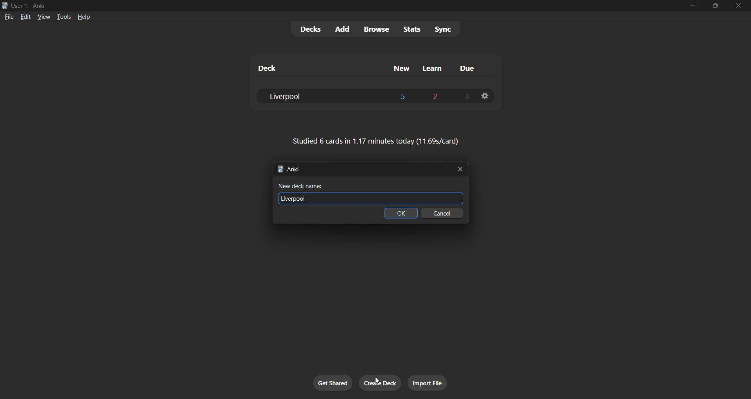 This screenshot has width=751, height=399. Describe the element at coordinates (65, 17) in the screenshot. I see `tools` at that location.